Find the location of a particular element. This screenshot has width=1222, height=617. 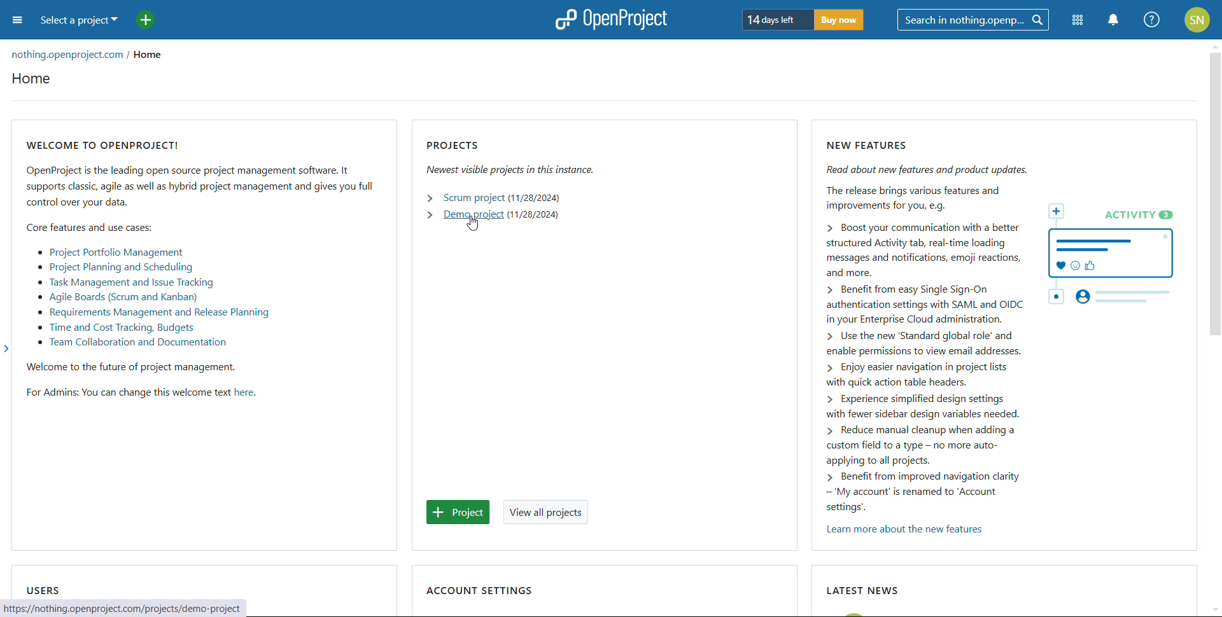

cursor is located at coordinates (473, 224).